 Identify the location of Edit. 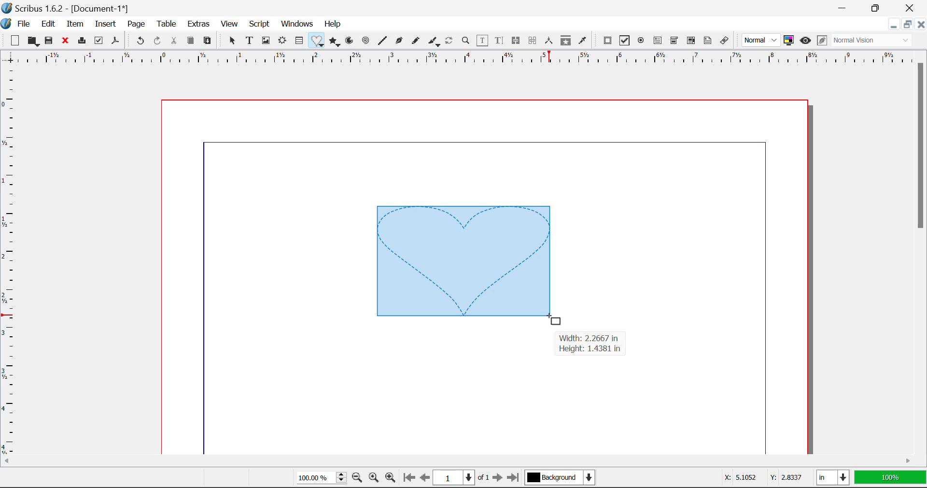
(48, 24).